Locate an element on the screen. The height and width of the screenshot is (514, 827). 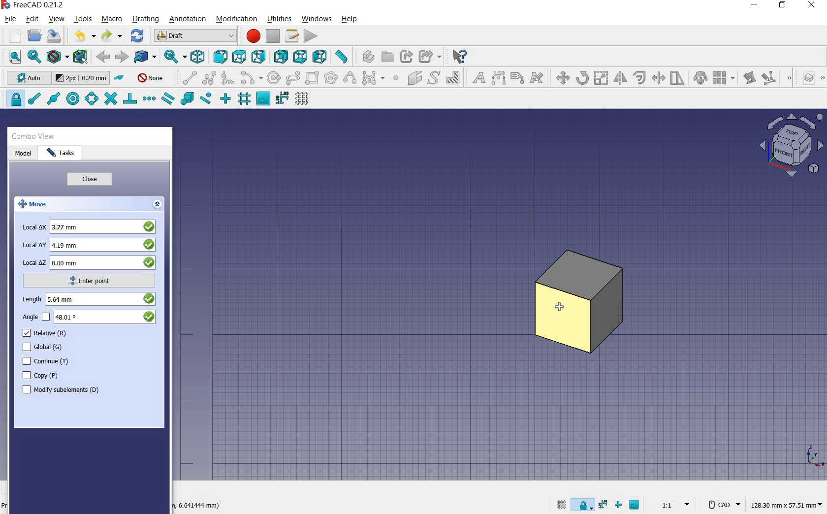
minimize is located at coordinates (755, 6).